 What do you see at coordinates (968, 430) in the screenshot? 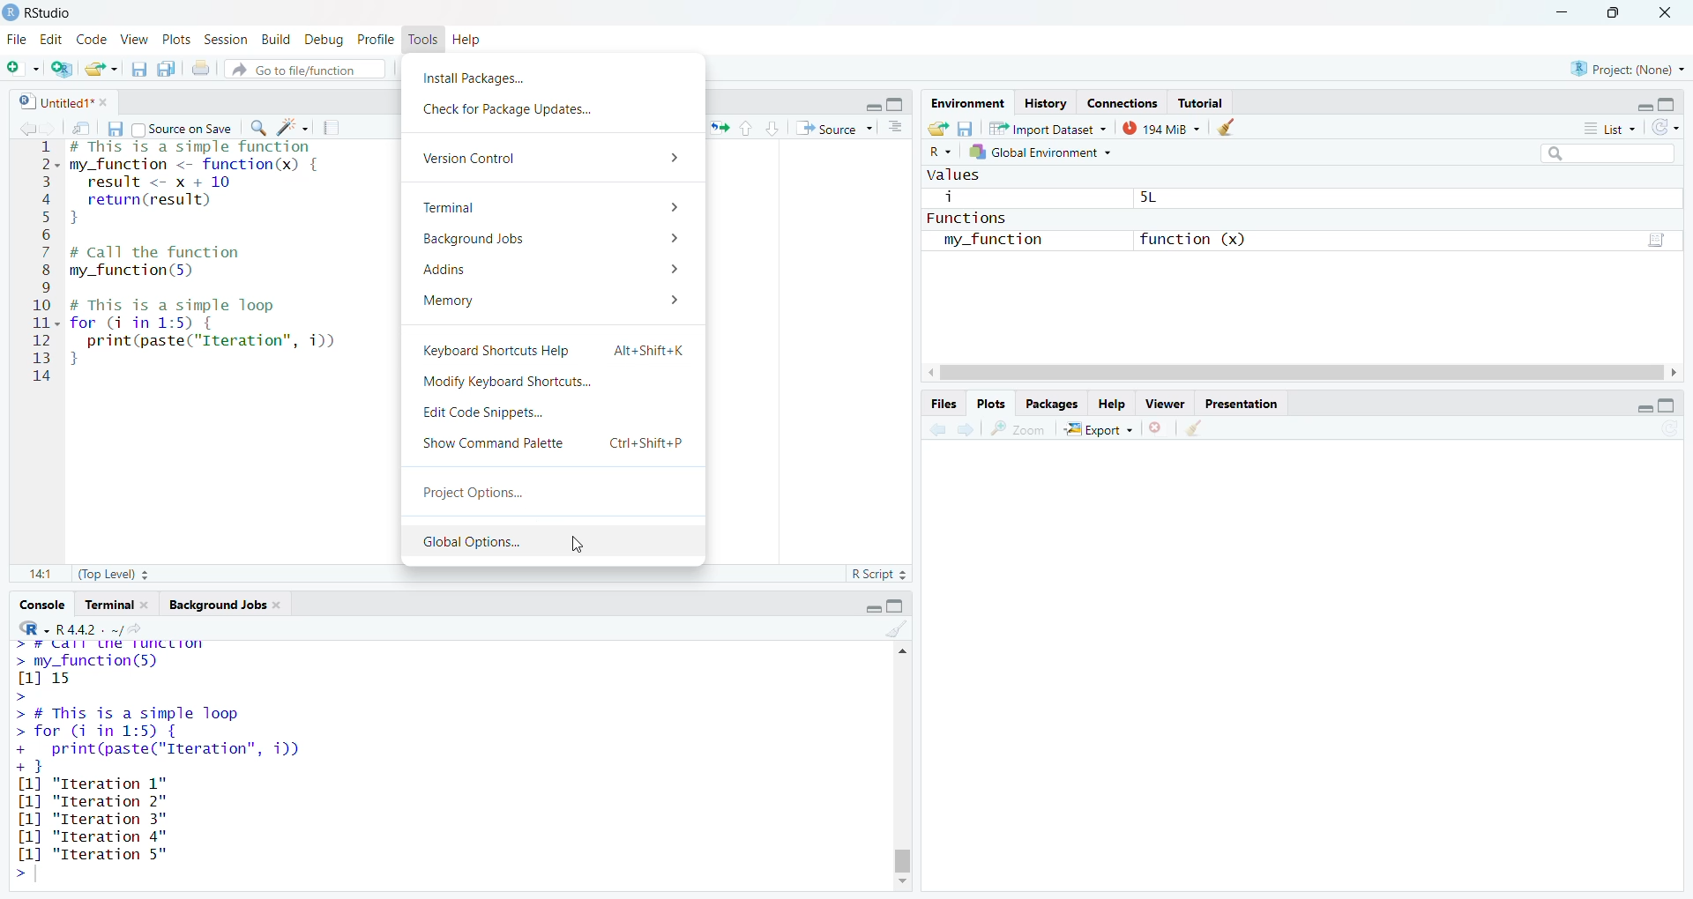
I see `next plot` at bounding box center [968, 430].